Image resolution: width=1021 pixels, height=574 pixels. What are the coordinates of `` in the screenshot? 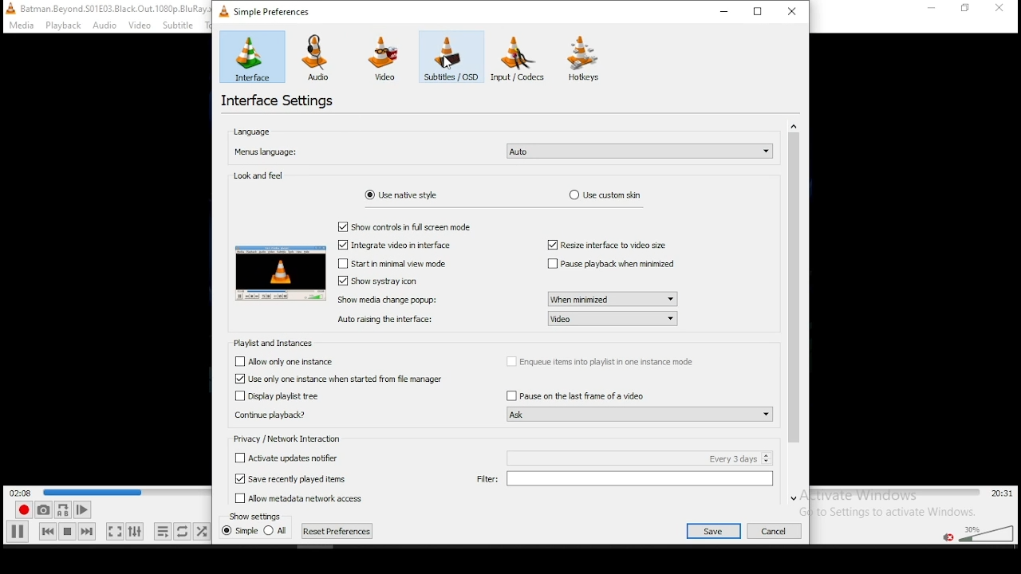 It's located at (388, 319).